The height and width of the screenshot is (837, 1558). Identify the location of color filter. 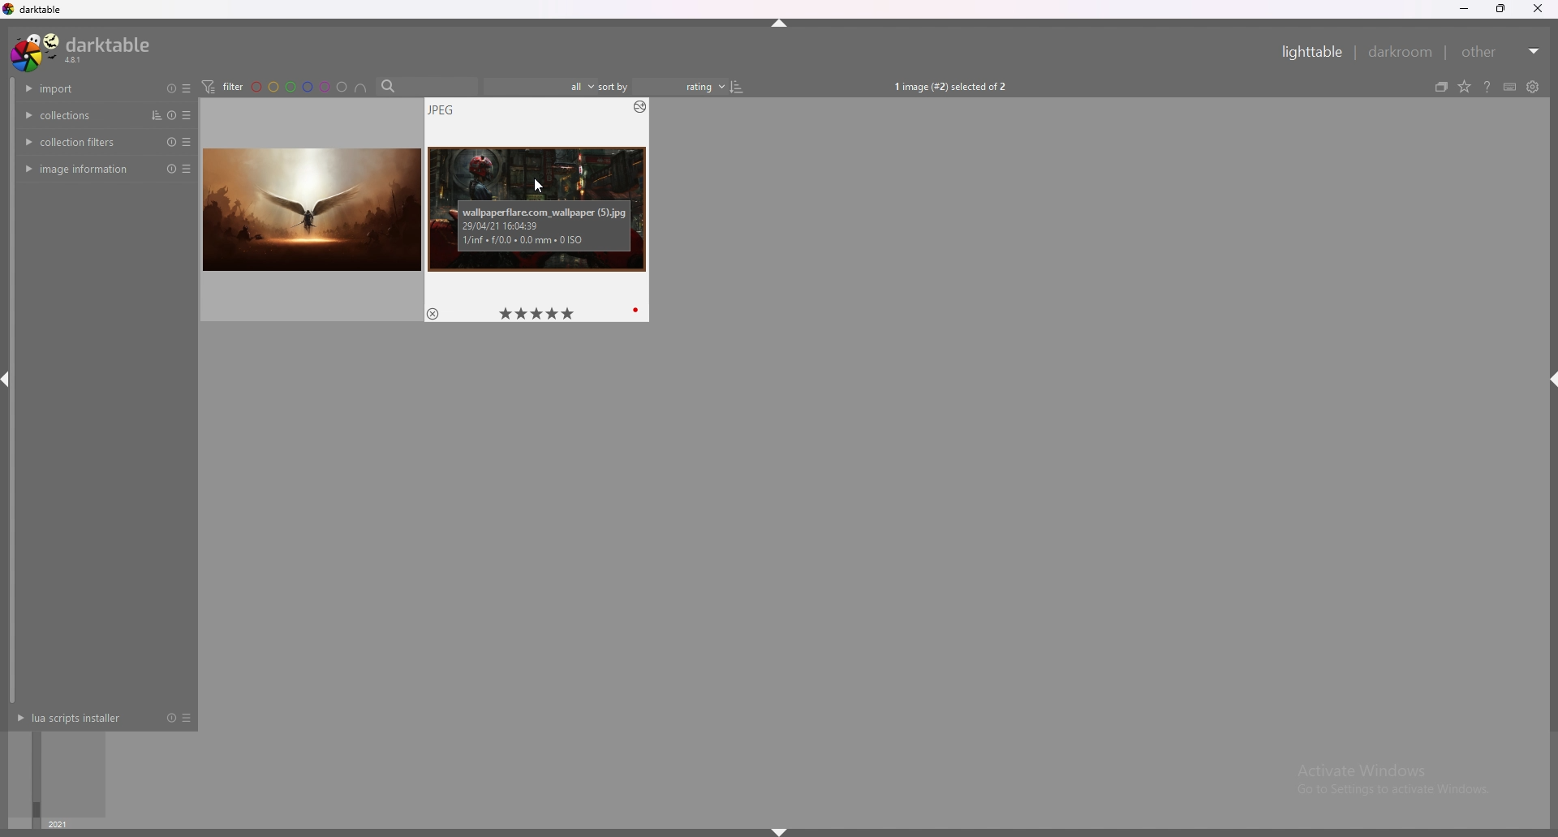
(299, 88).